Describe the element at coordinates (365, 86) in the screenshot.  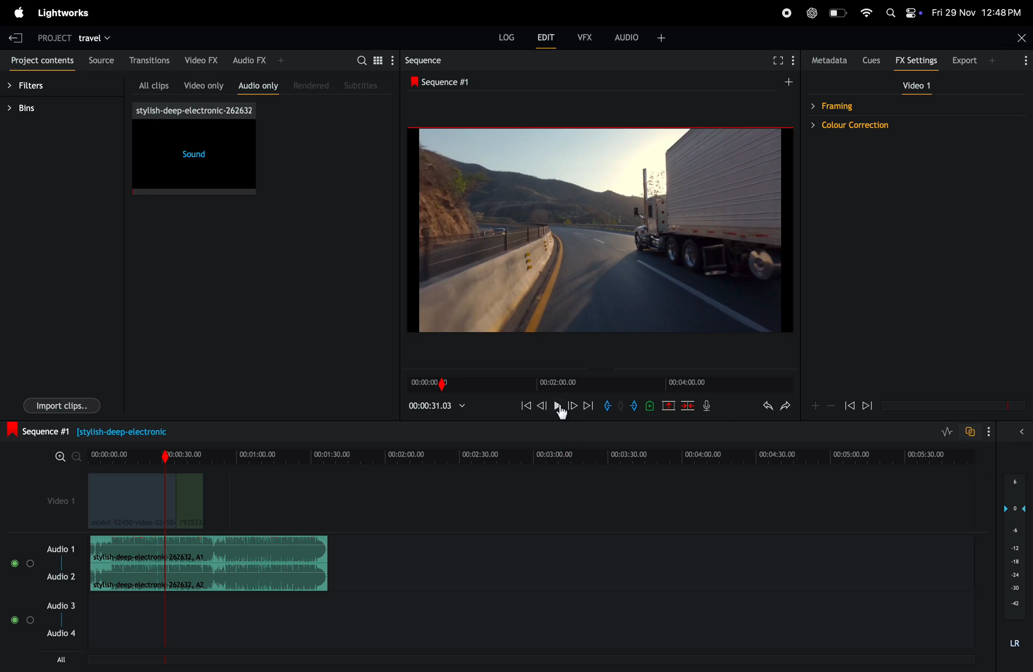
I see `subtitles` at that location.